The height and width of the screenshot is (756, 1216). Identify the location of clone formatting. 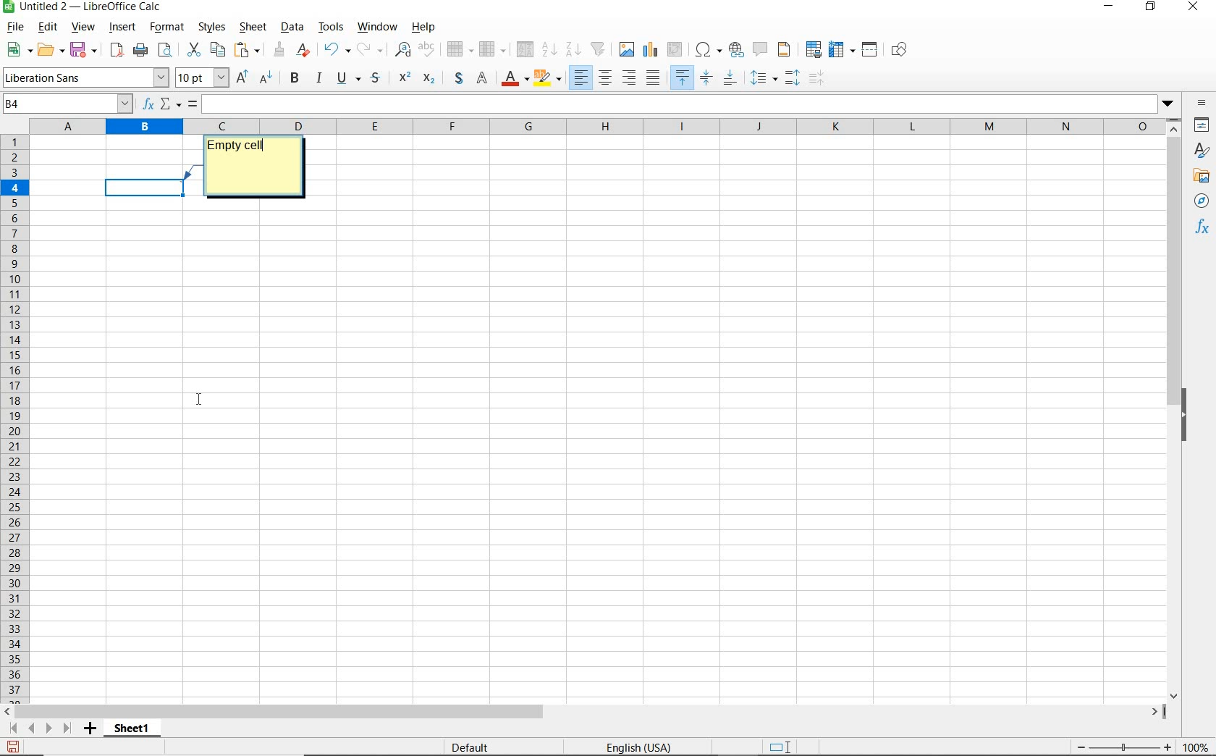
(282, 49).